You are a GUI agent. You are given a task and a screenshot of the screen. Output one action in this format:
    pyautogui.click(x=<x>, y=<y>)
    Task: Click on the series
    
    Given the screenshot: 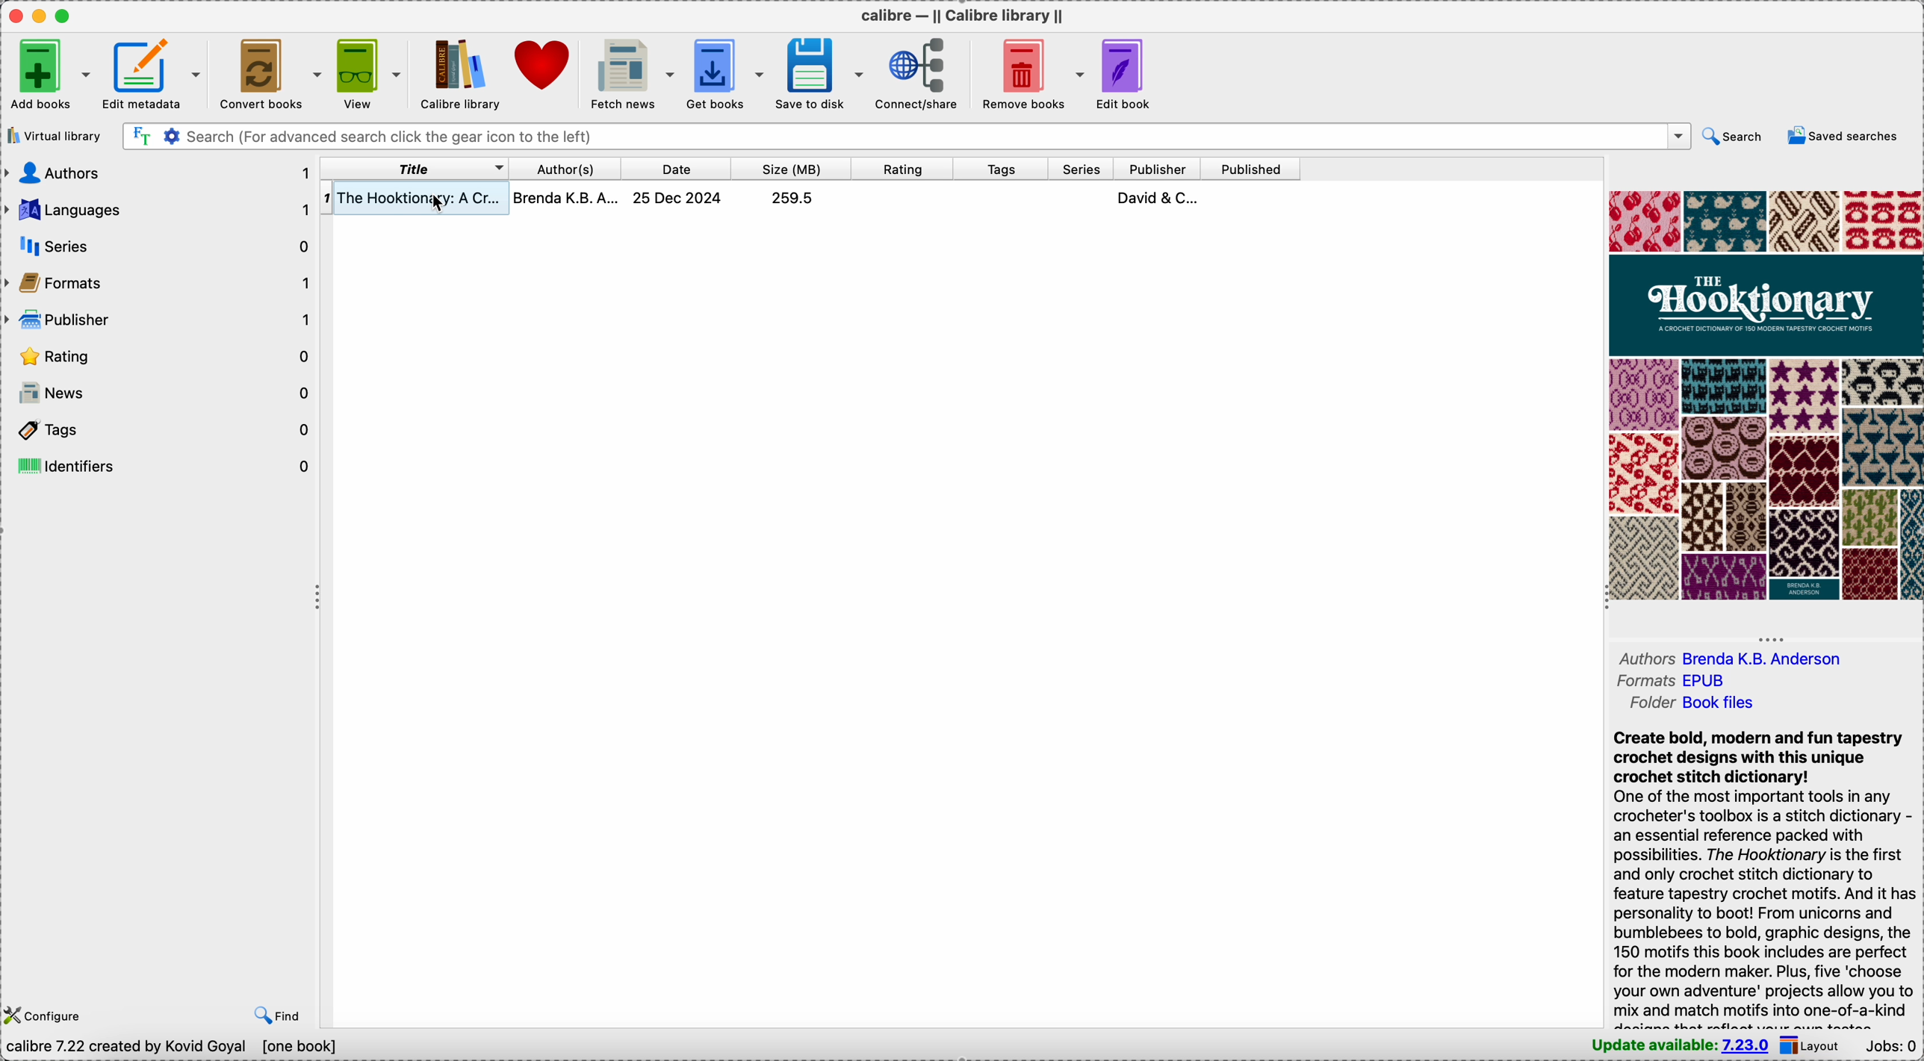 What is the action you would take?
    pyautogui.click(x=1080, y=168)
    